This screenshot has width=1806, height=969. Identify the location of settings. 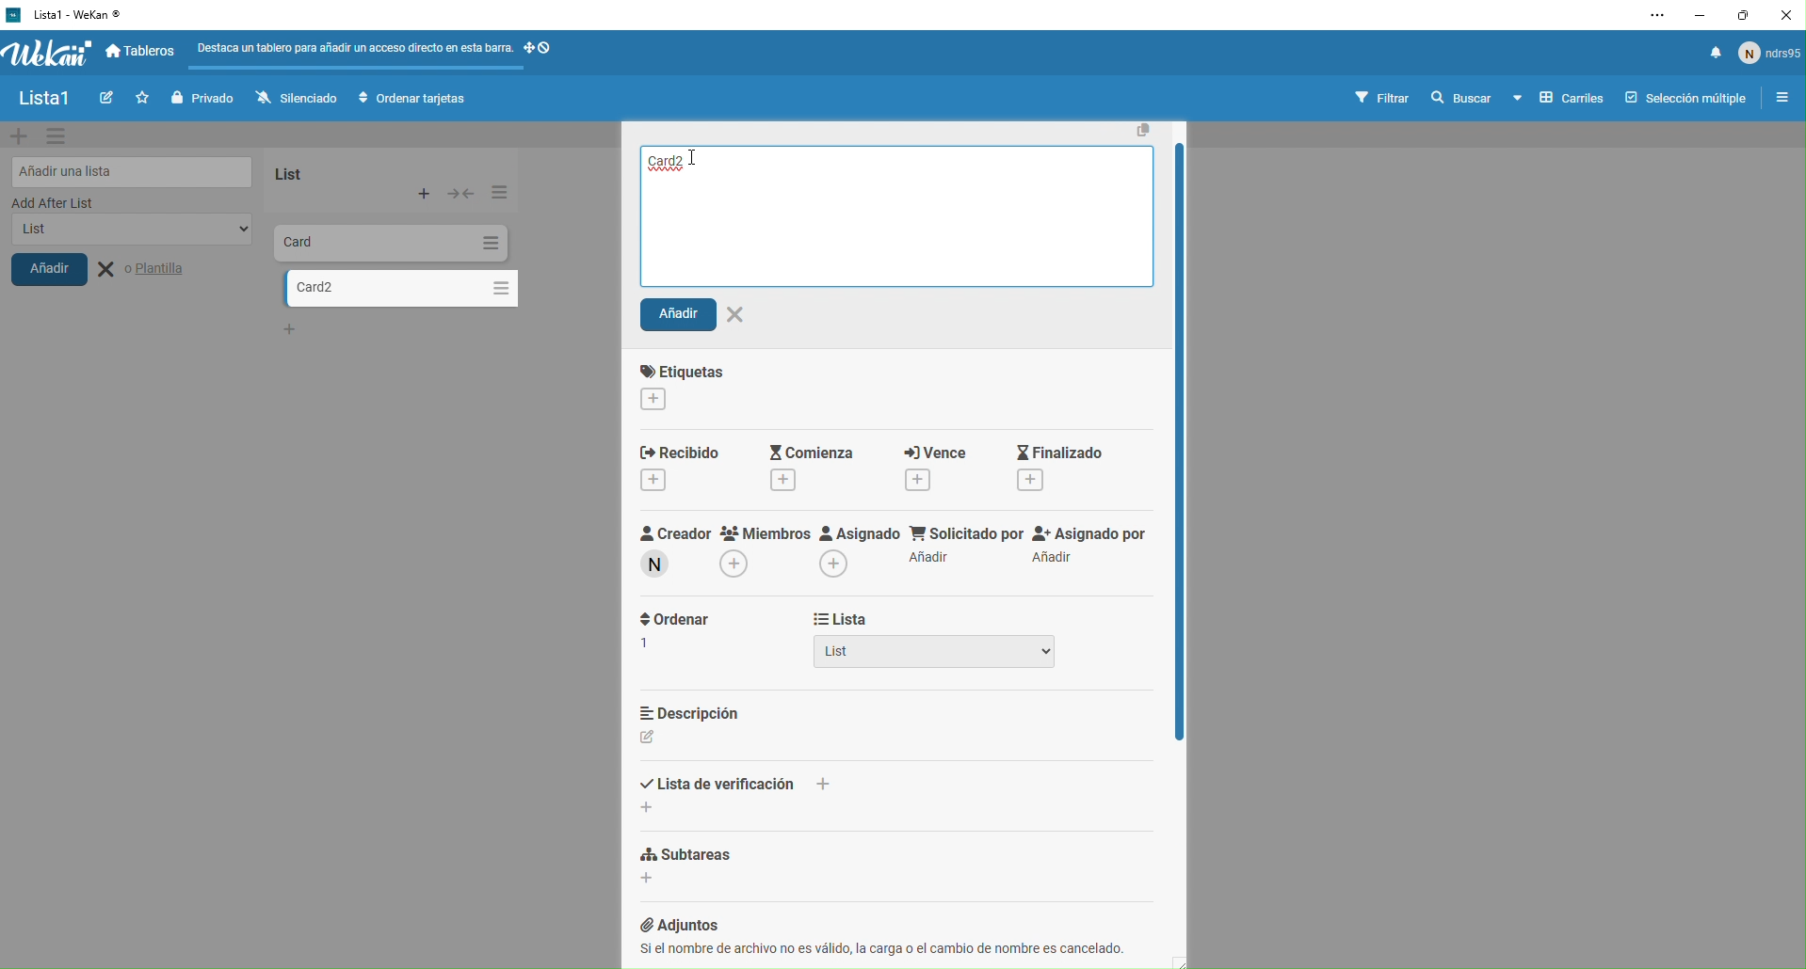
(1648, 17).